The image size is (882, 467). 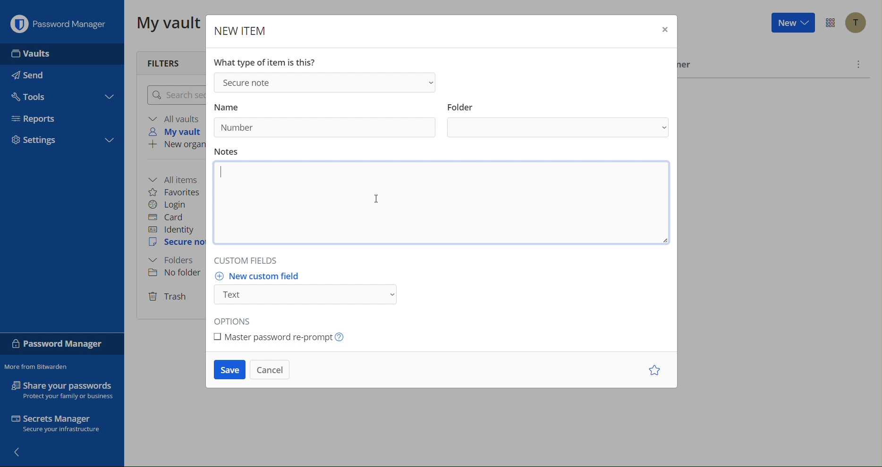 What do you see at coordinates (254, 262) in the screenshot?
I see `Custom Fields` at bounding box center [254, 262].